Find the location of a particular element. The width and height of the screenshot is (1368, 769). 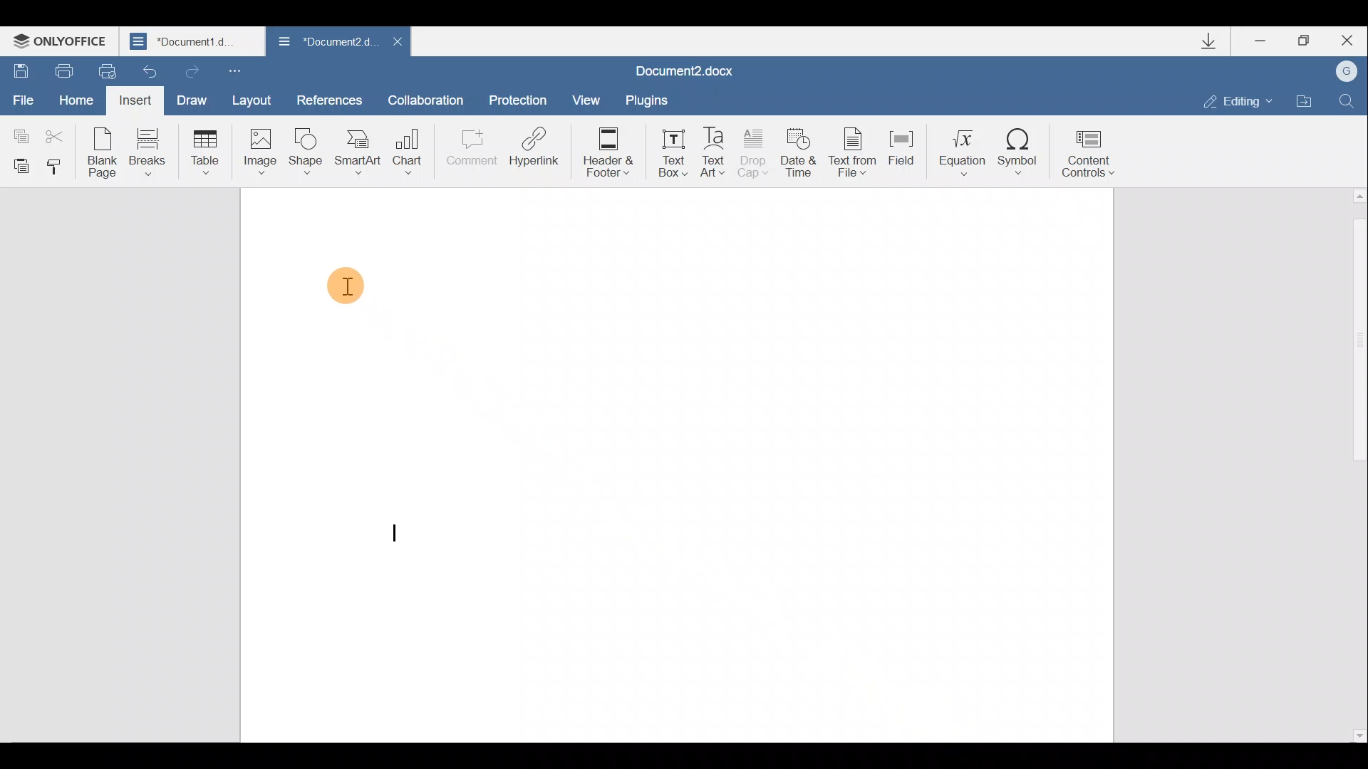

Breaks is located at coordinates (148, 151).